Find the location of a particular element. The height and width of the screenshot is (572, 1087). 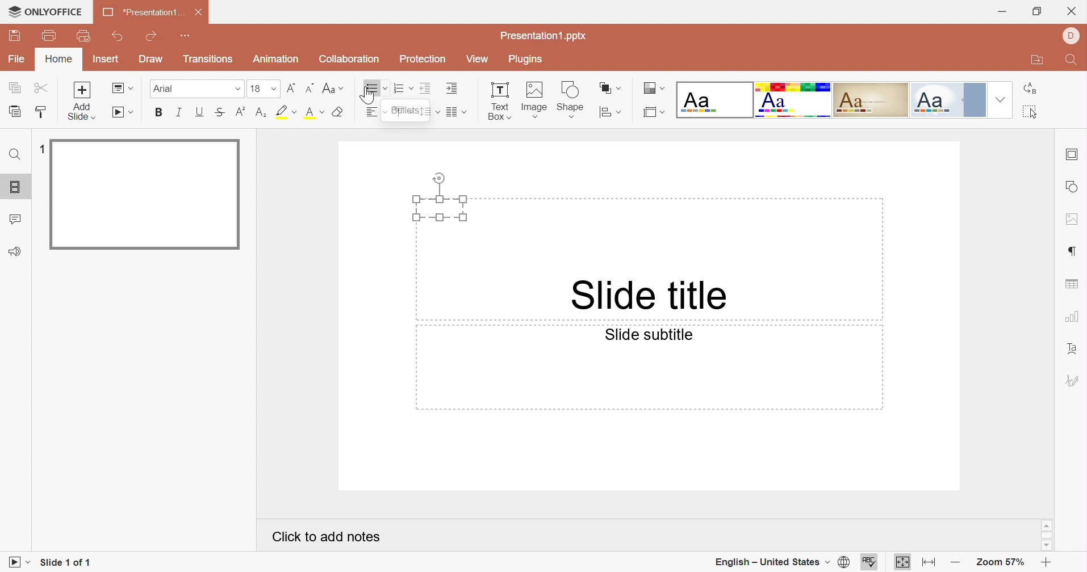

shape settings is located at coordinates (1072, 186).